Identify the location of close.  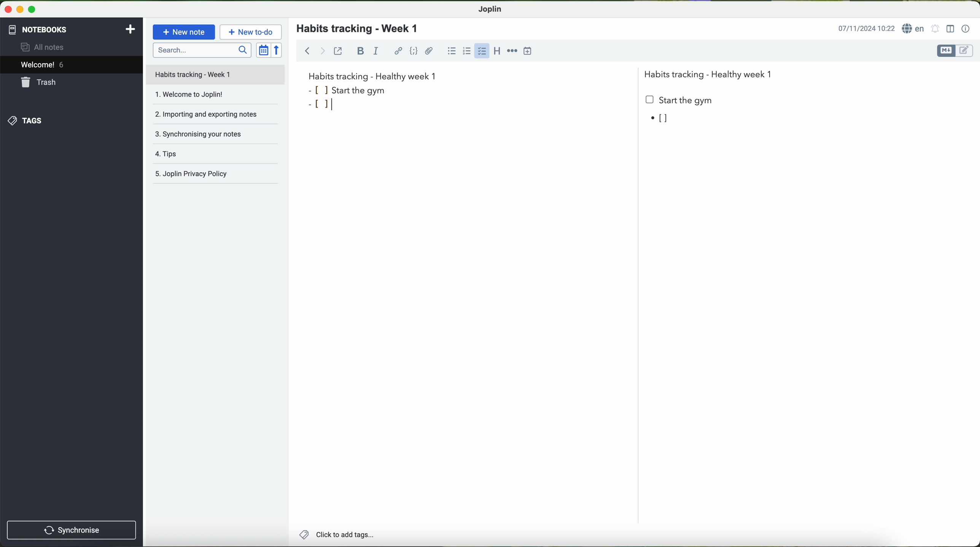
(6, 8).